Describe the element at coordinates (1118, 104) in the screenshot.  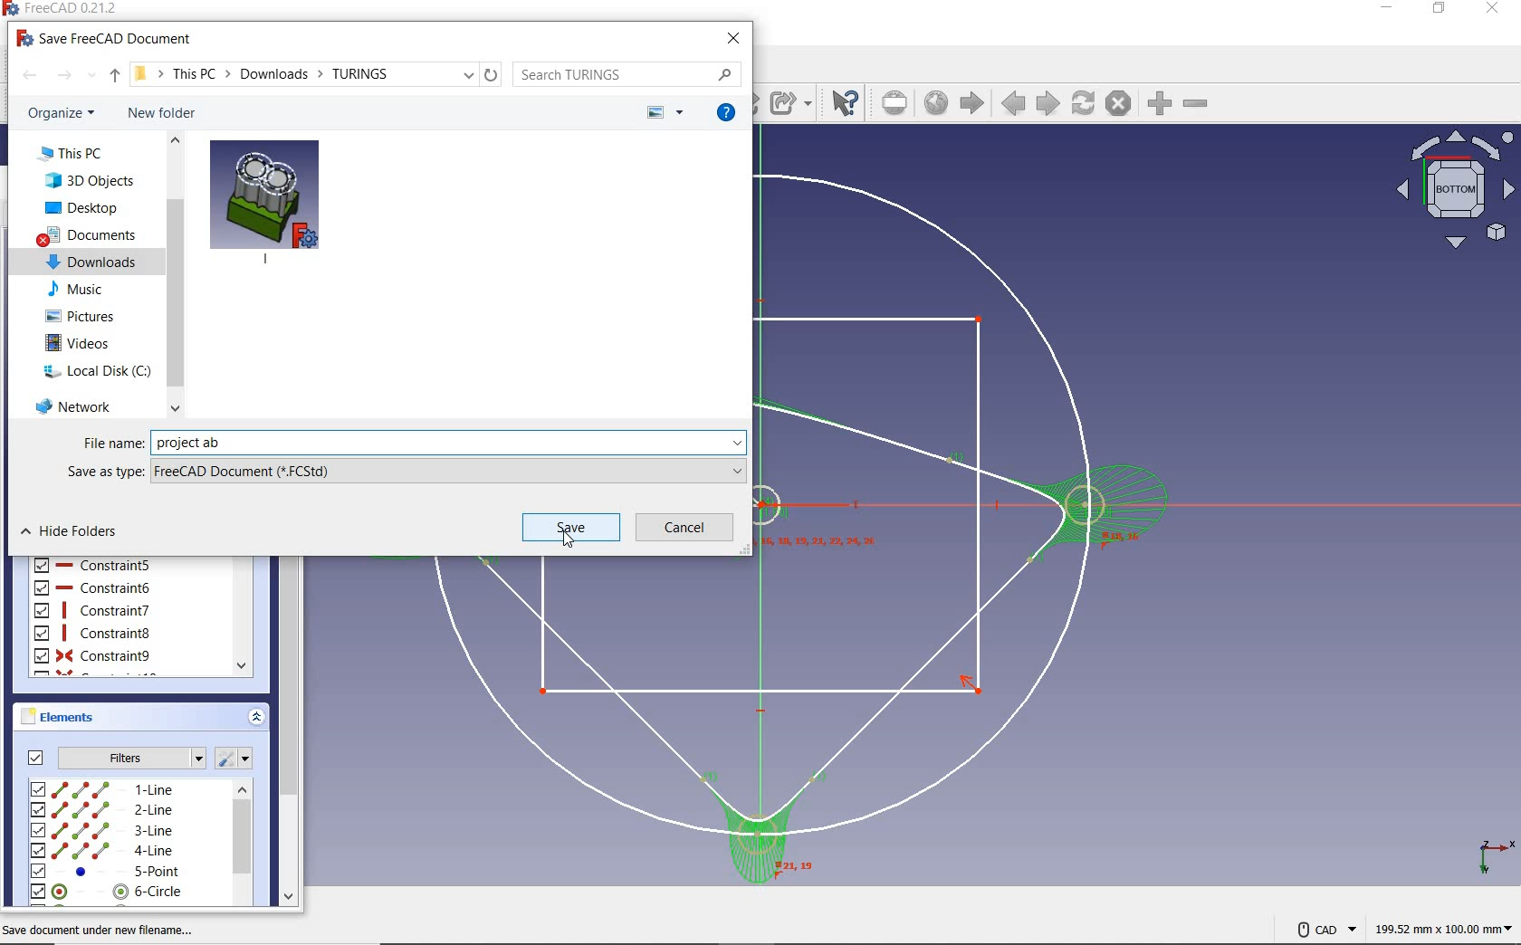
I see `stop loading` at that location.